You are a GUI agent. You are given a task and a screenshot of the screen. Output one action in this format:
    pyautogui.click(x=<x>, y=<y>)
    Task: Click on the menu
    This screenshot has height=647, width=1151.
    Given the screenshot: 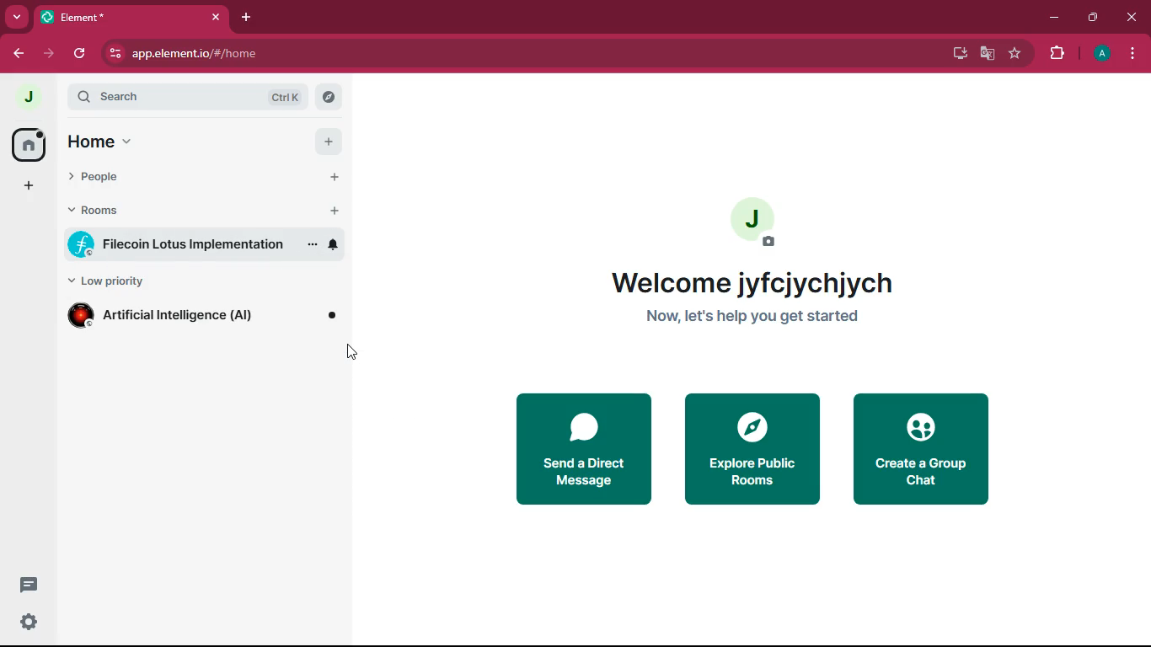 What is the action you would take?
    pyautogui.click(x=1134, y=54)
    